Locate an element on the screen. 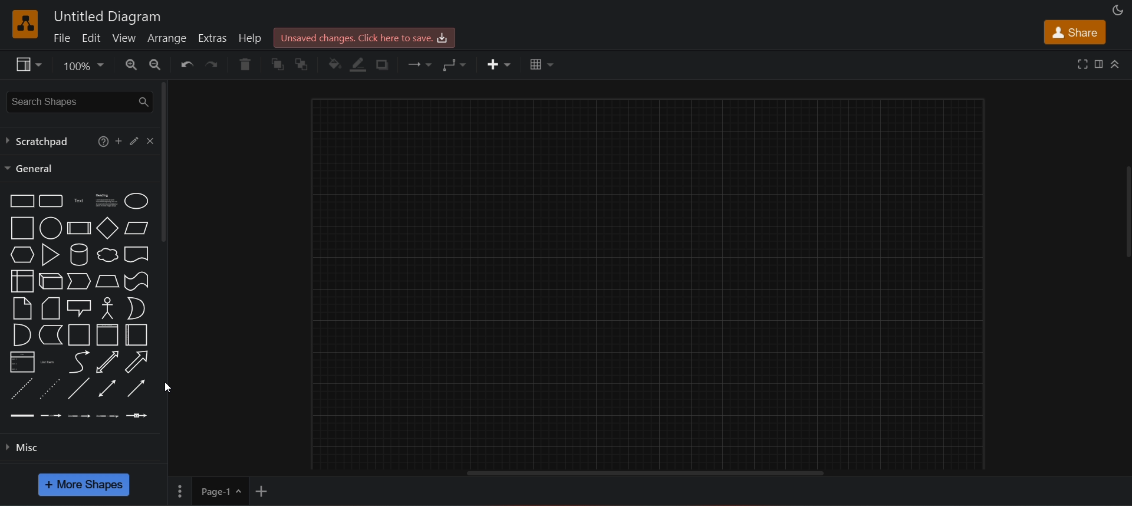  table is located at coordinates (539, 65).